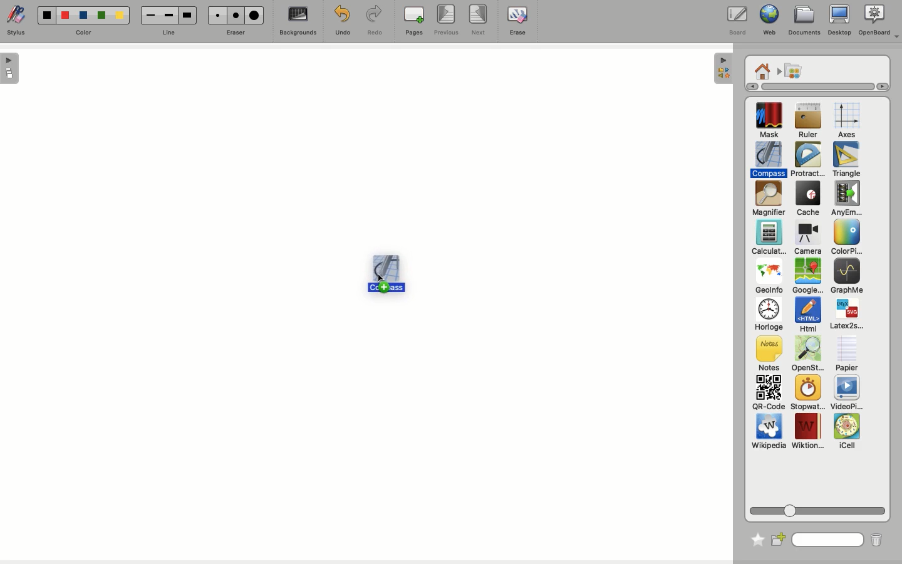 The height and width of the screenshot is (564, 902). What do you see at coordinates (45, 14) in the screenshot?
I see `color1` at bounding box center [45, 14].